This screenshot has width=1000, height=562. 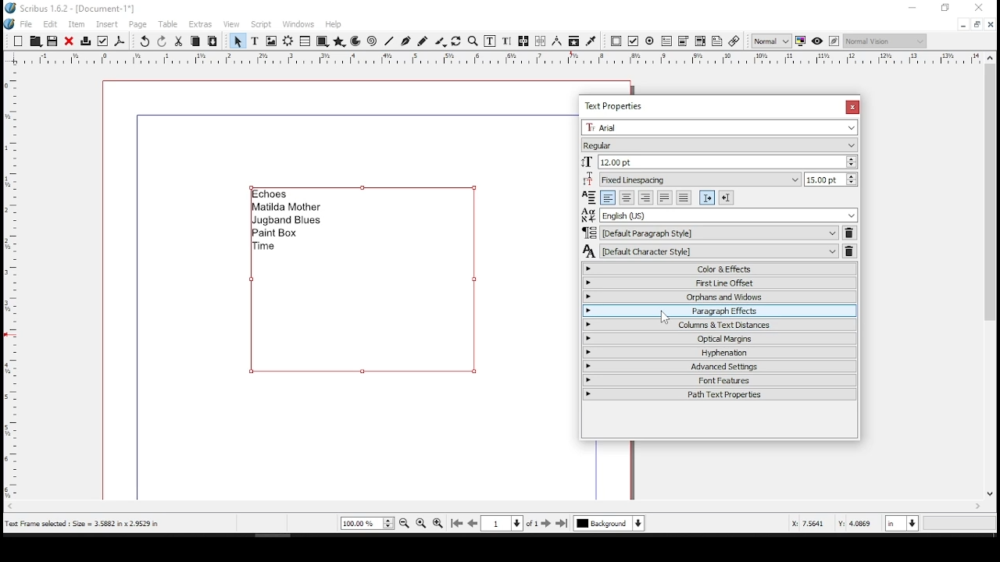 What do you see at coordinates (836, 41) in the screenshot?
I see `edit in preview mode` at bounding box center [836, 41].